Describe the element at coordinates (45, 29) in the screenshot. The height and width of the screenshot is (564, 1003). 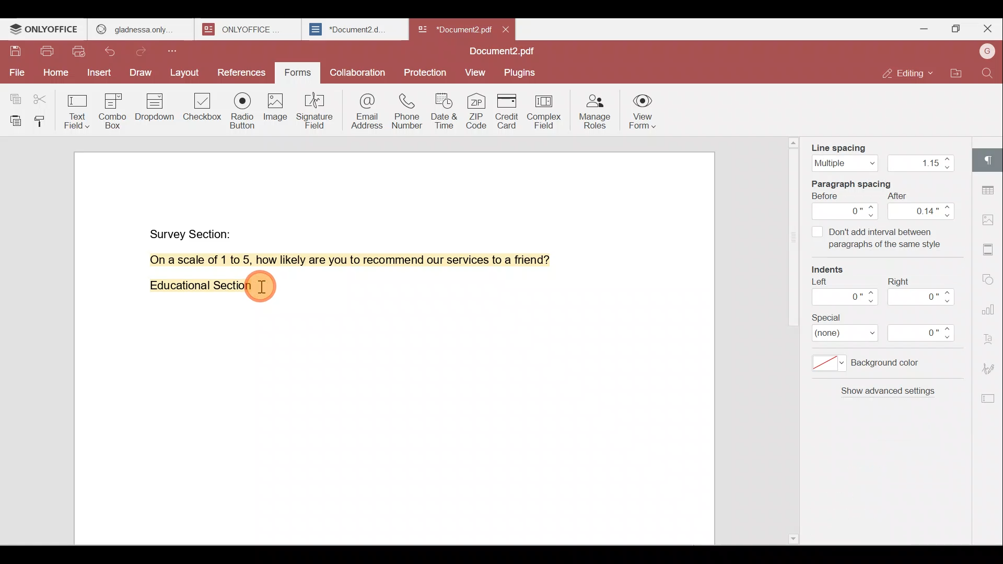
I see `ONLYOFFICE` at that location.